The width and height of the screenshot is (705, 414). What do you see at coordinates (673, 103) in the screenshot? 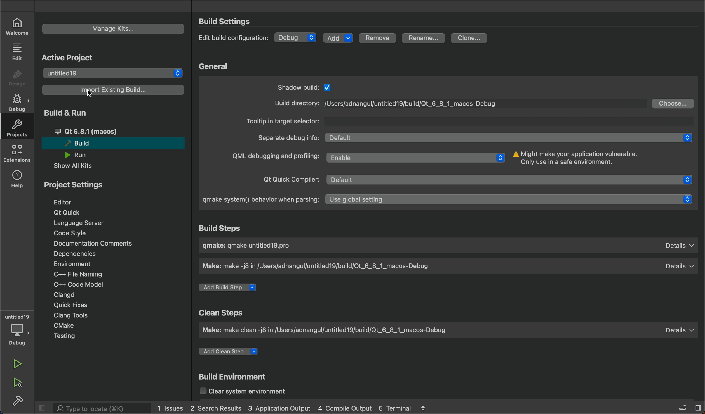
I see `choose` at bounding box center [673, 103].